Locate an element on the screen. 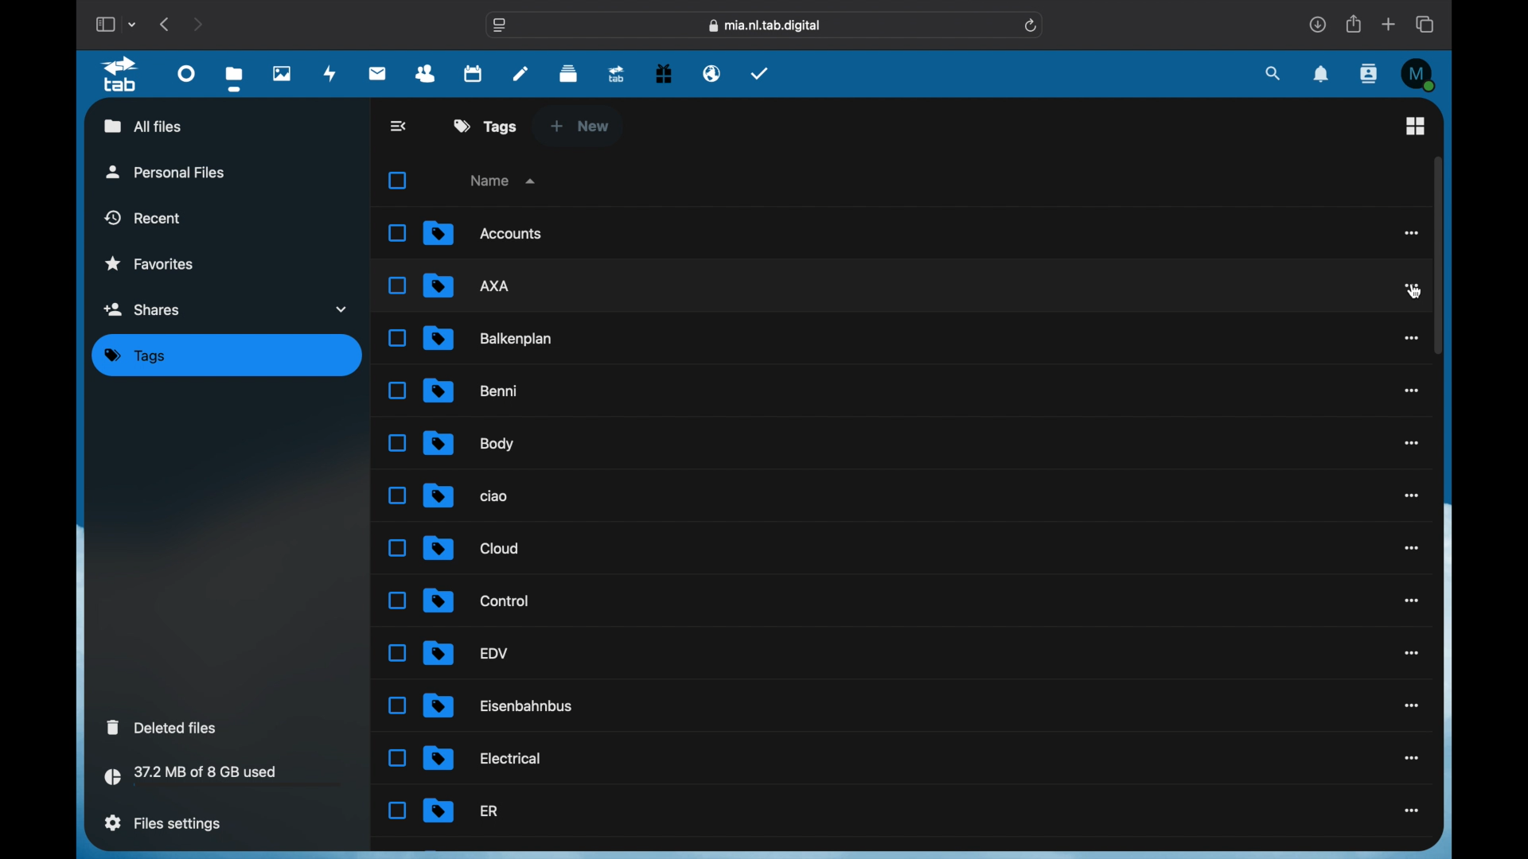 The height and width of the screenshot is (859, 1528). more options is located at coordinates (1409, 232).